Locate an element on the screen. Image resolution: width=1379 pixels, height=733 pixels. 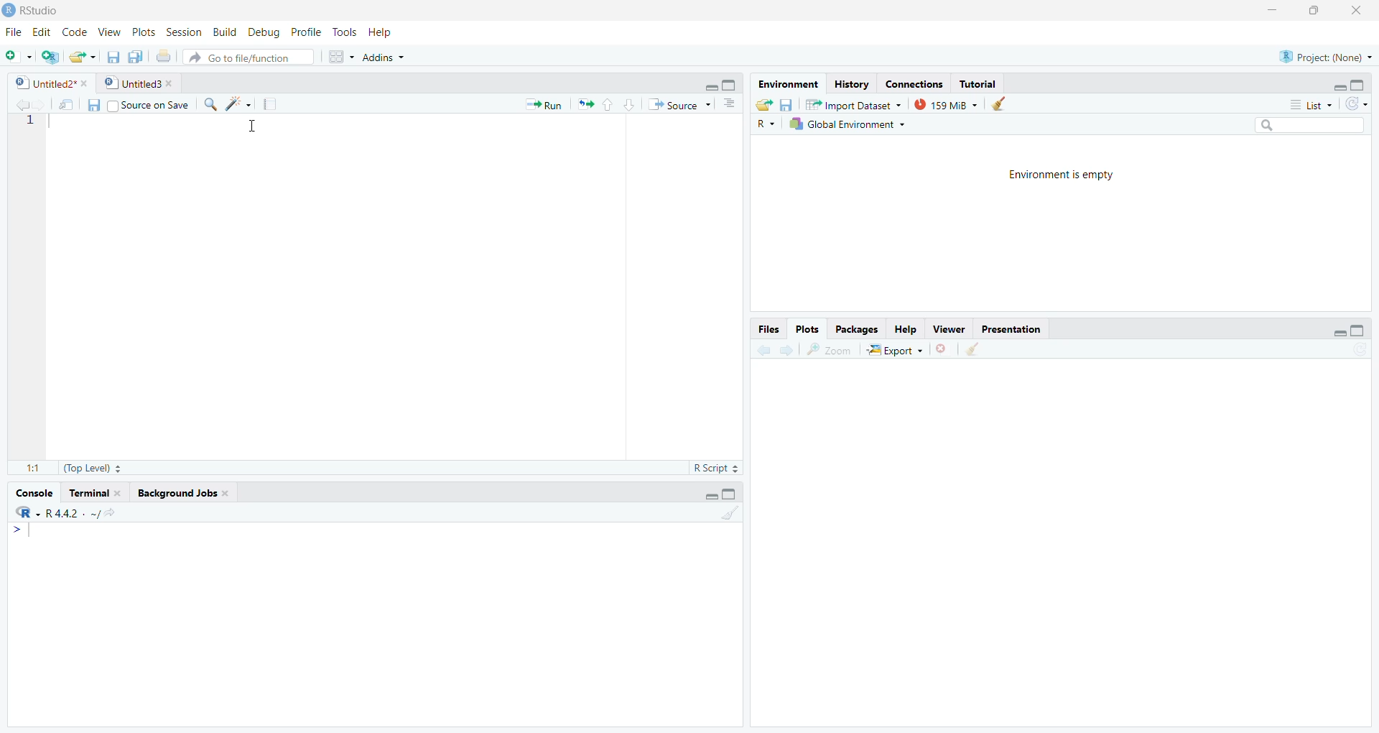
Session is located at coordinates (184, 32).